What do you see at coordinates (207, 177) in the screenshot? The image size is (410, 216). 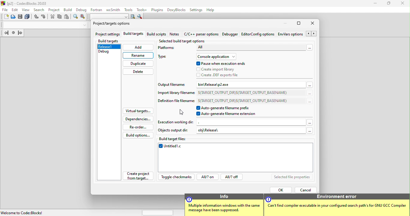 I see `all?on` at bounding box center [207, 177].